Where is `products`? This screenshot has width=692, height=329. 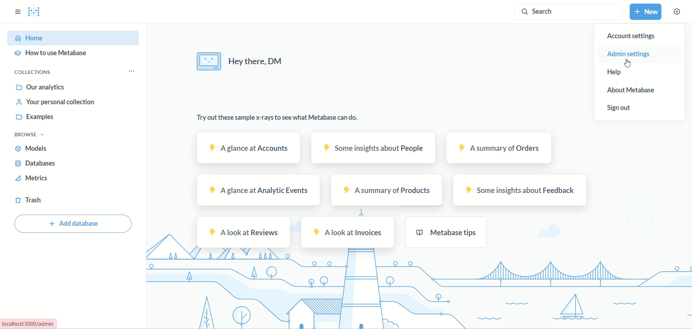 products is located at coordinates (387, 191).